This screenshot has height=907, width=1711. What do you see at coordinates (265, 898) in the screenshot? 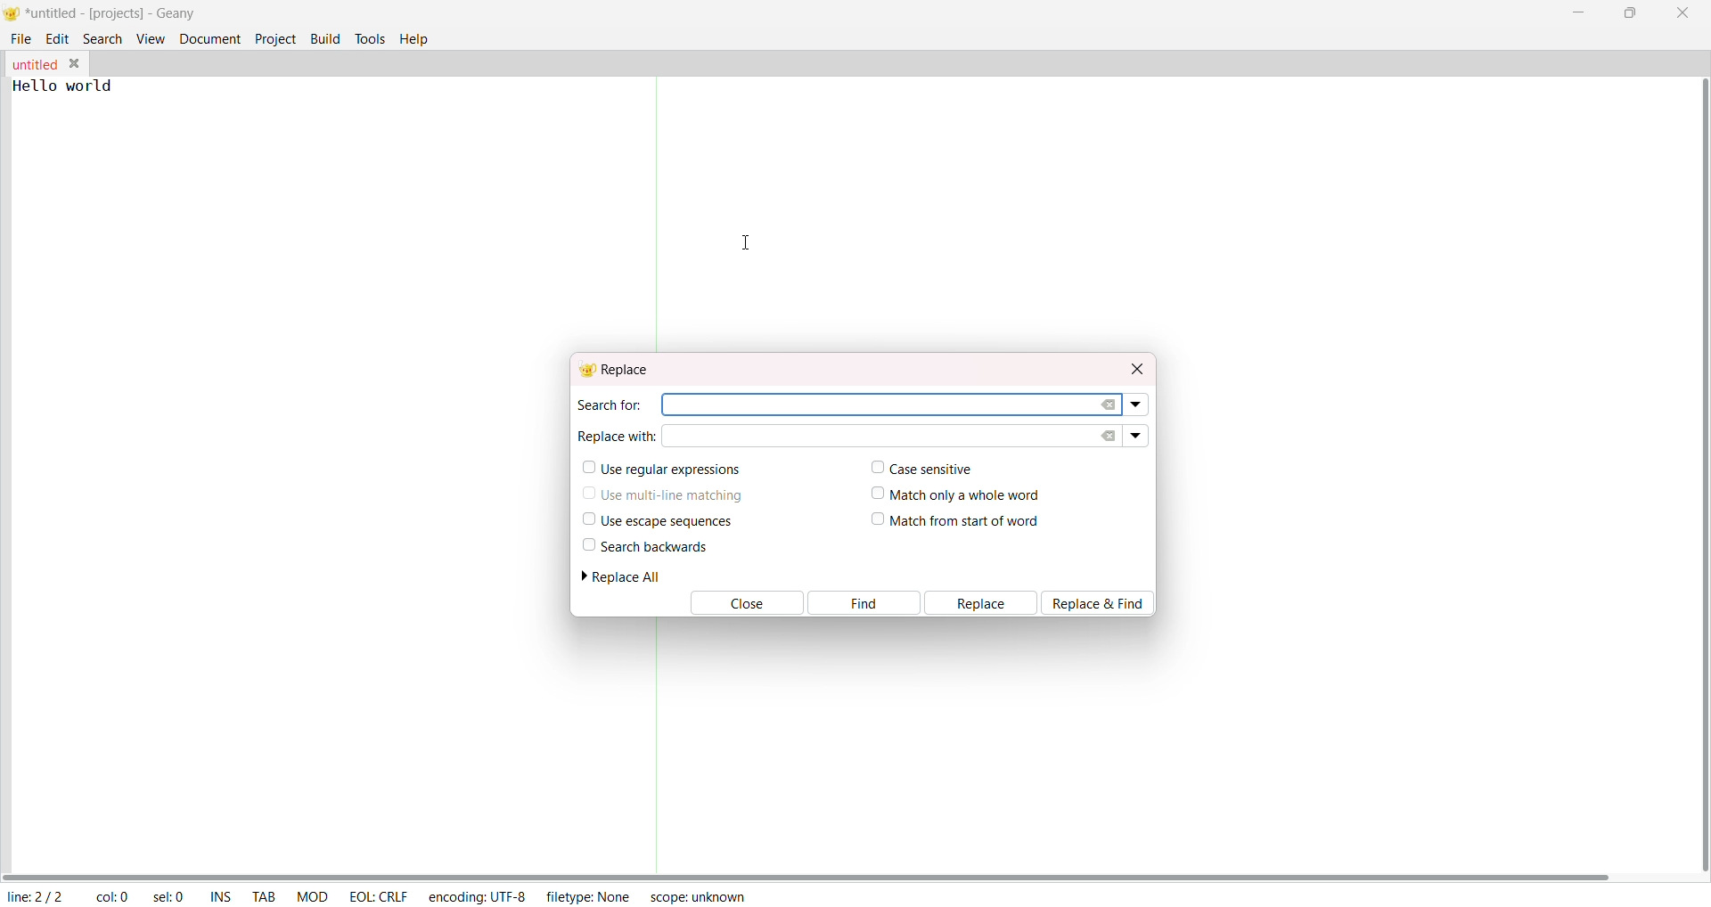
I see `tab` at bounding box center [265, 898].